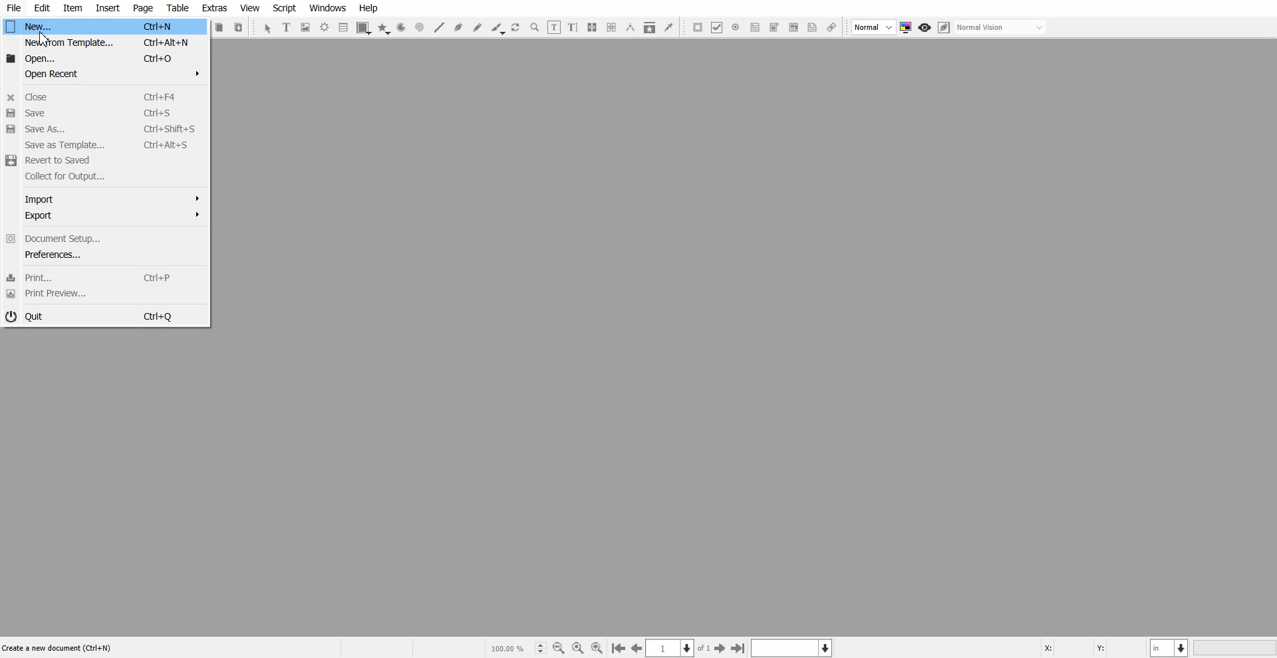 This screenshot has height=658, width=1277. Describe the element at coordinates (679, 648) in the screenshot. I see `Select the current page` at that location.